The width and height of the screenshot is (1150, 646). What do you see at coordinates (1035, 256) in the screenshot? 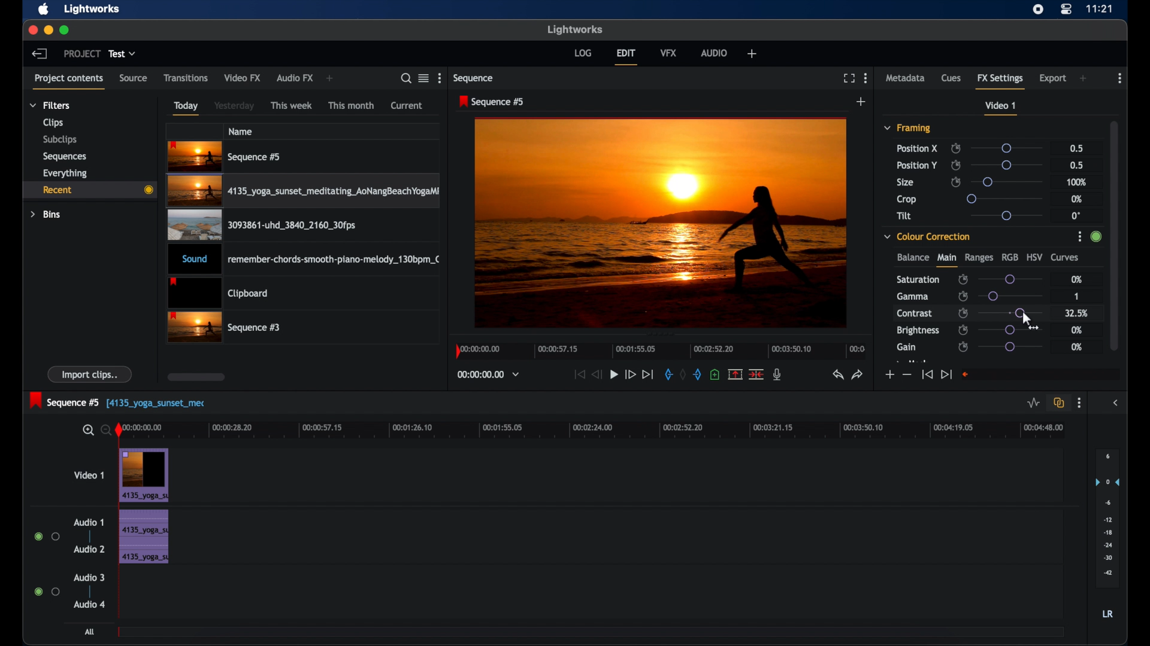
I see `hsv` at bounding box center [1035, 256].